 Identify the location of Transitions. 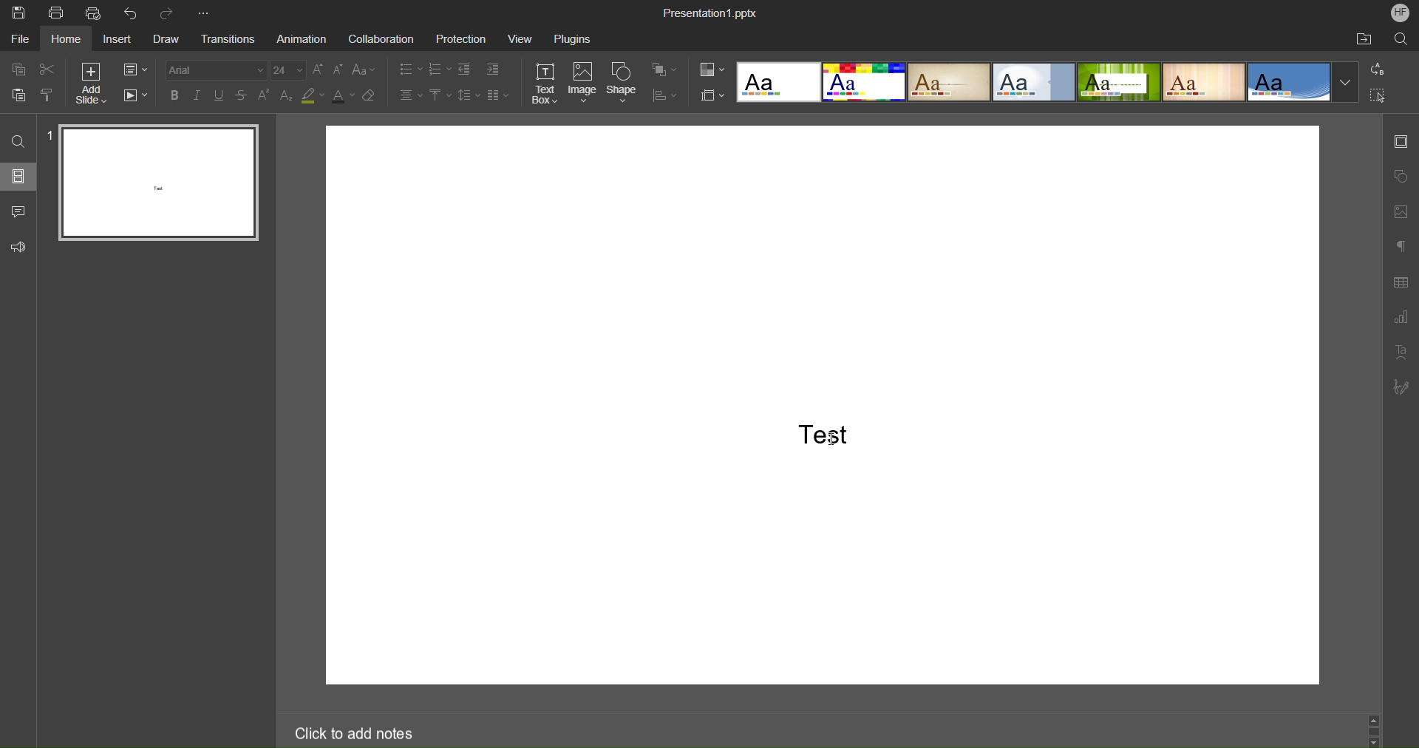
(232, 39).